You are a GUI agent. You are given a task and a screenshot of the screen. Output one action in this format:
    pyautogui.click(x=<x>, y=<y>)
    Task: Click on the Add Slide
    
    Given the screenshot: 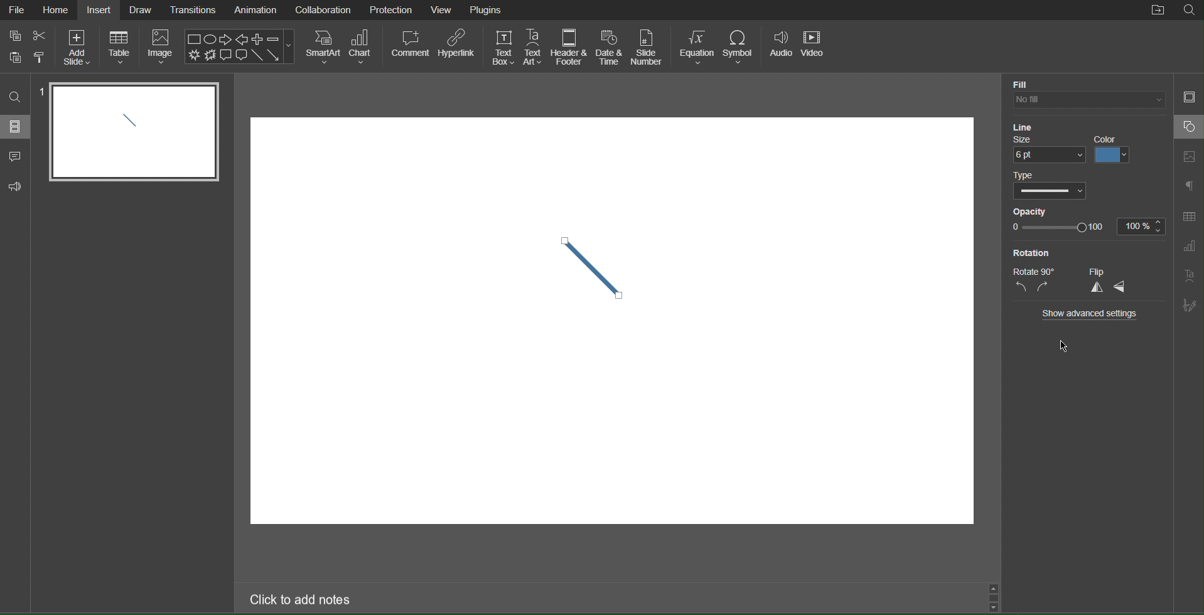 What is the action you would take?
    pyautogui.click(x=77, y=48)
    